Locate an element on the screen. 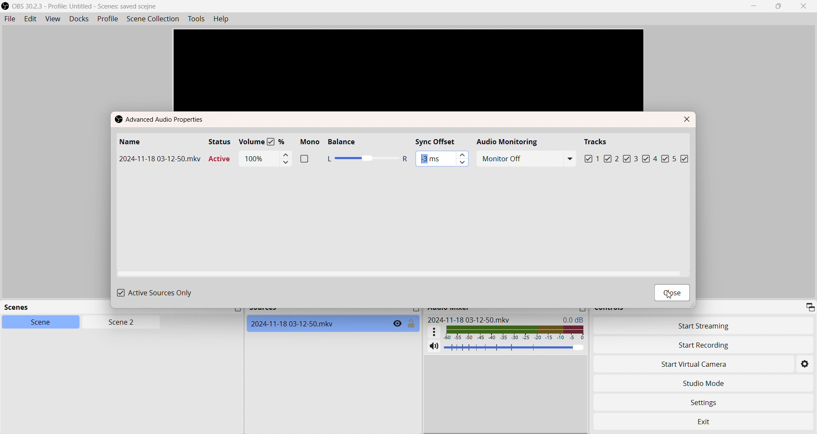 The height and width of the screenshot is (434, 817). Mute/Unmute is located at coordinates (433, 347).